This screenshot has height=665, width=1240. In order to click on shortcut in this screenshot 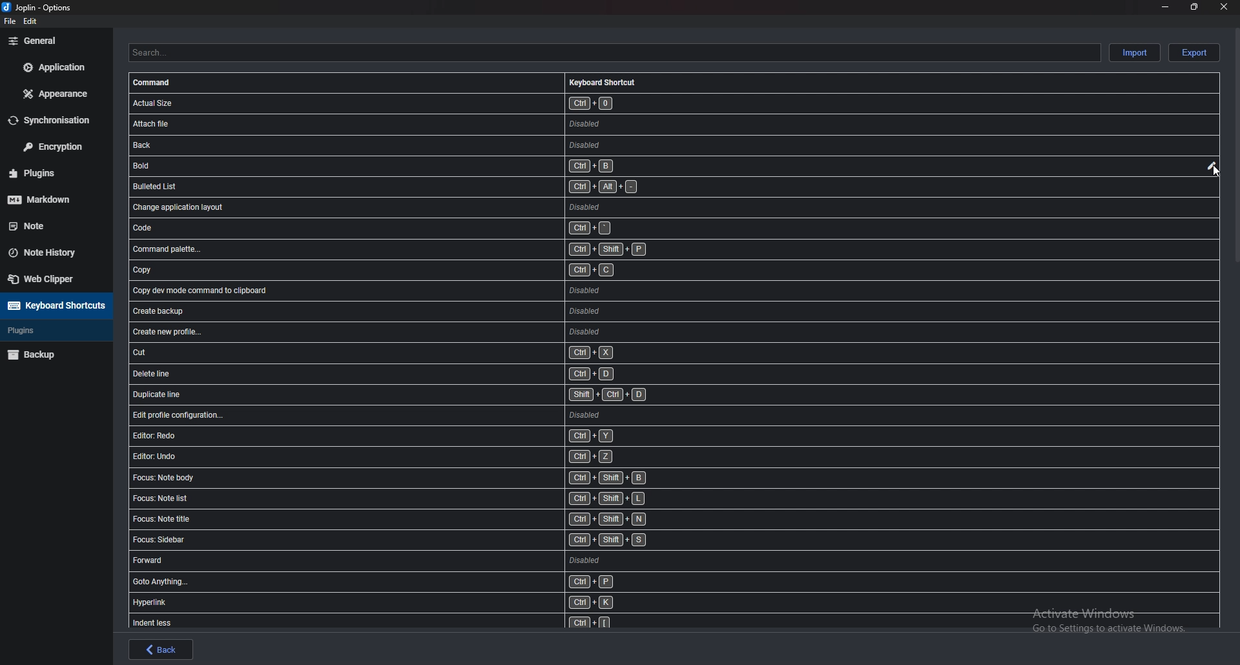, I will do `click(426, 310)`.